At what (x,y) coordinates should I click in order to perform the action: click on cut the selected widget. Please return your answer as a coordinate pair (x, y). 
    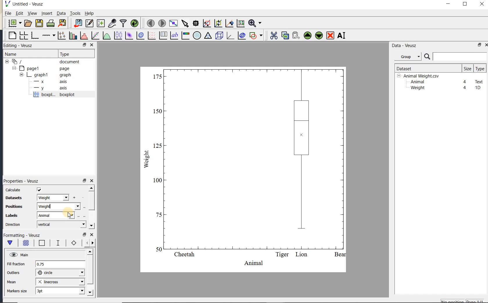
    Looking at the image, I should click on (273, 36).